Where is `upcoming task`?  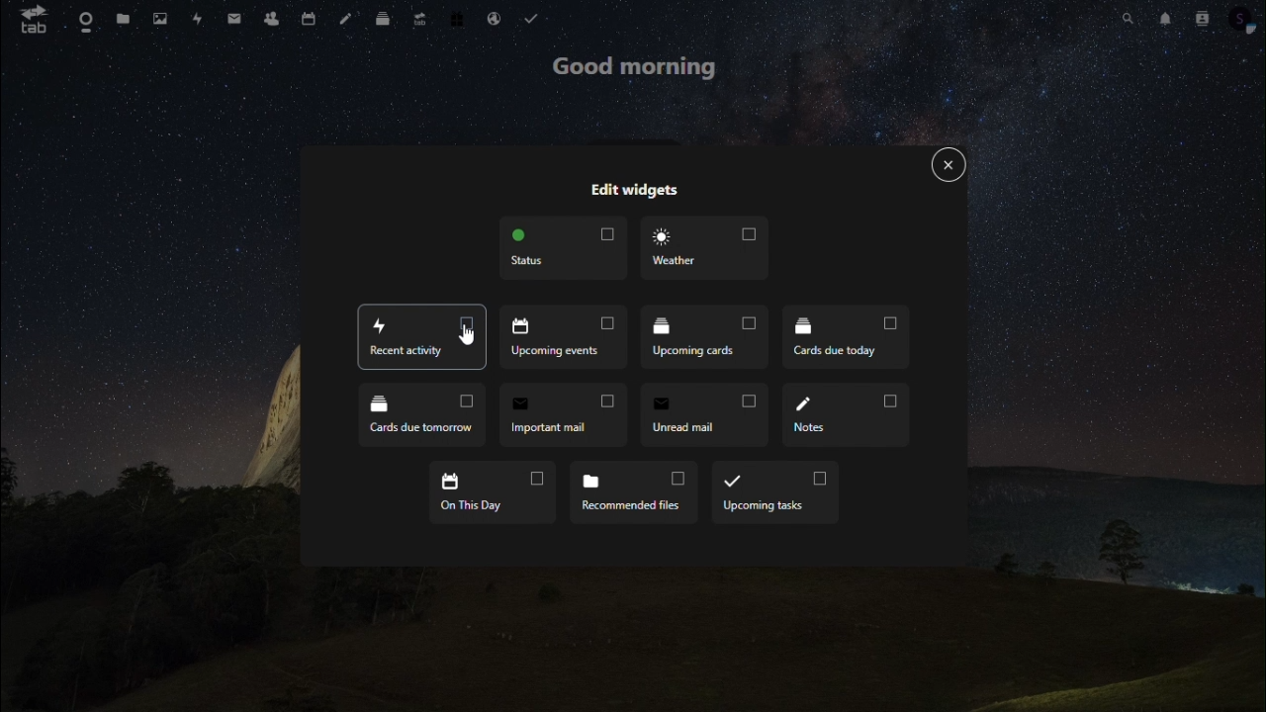 upcoming task is located at coordinates (772, 492).